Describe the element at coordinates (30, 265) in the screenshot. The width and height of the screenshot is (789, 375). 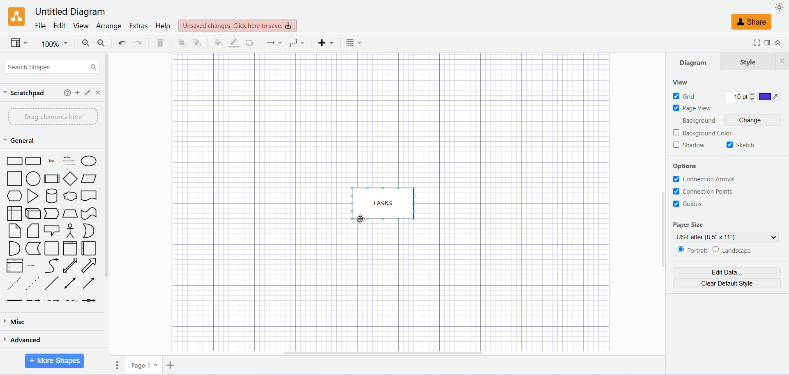
I see `List Item` at that location.